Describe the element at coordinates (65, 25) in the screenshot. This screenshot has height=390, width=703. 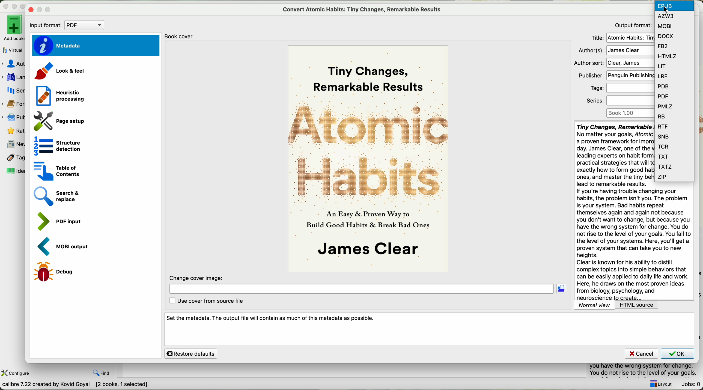
I see `input format` at that location.